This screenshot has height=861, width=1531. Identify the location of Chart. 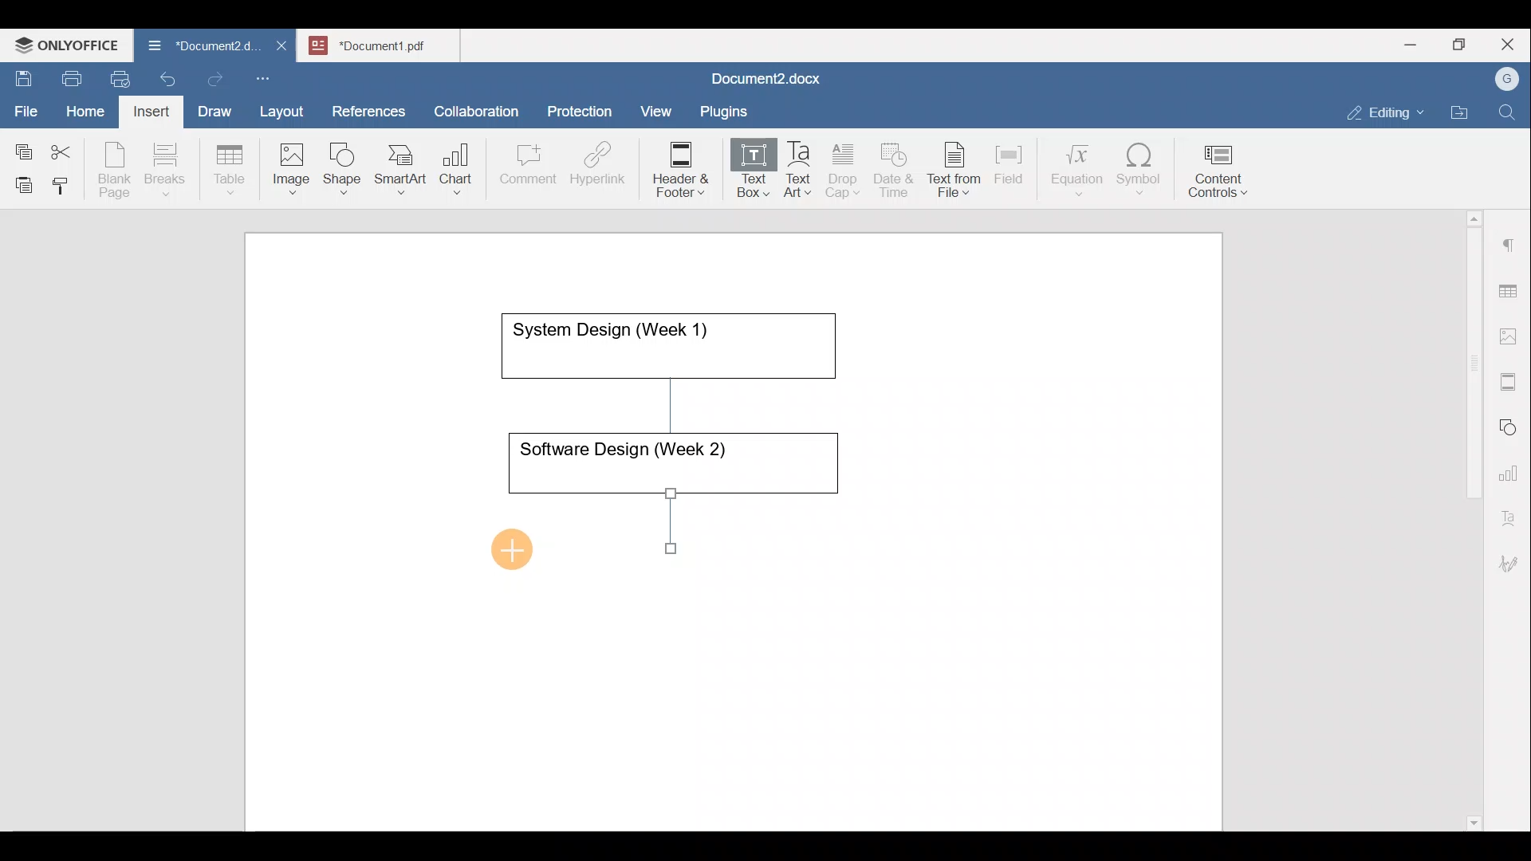
(453, 171).